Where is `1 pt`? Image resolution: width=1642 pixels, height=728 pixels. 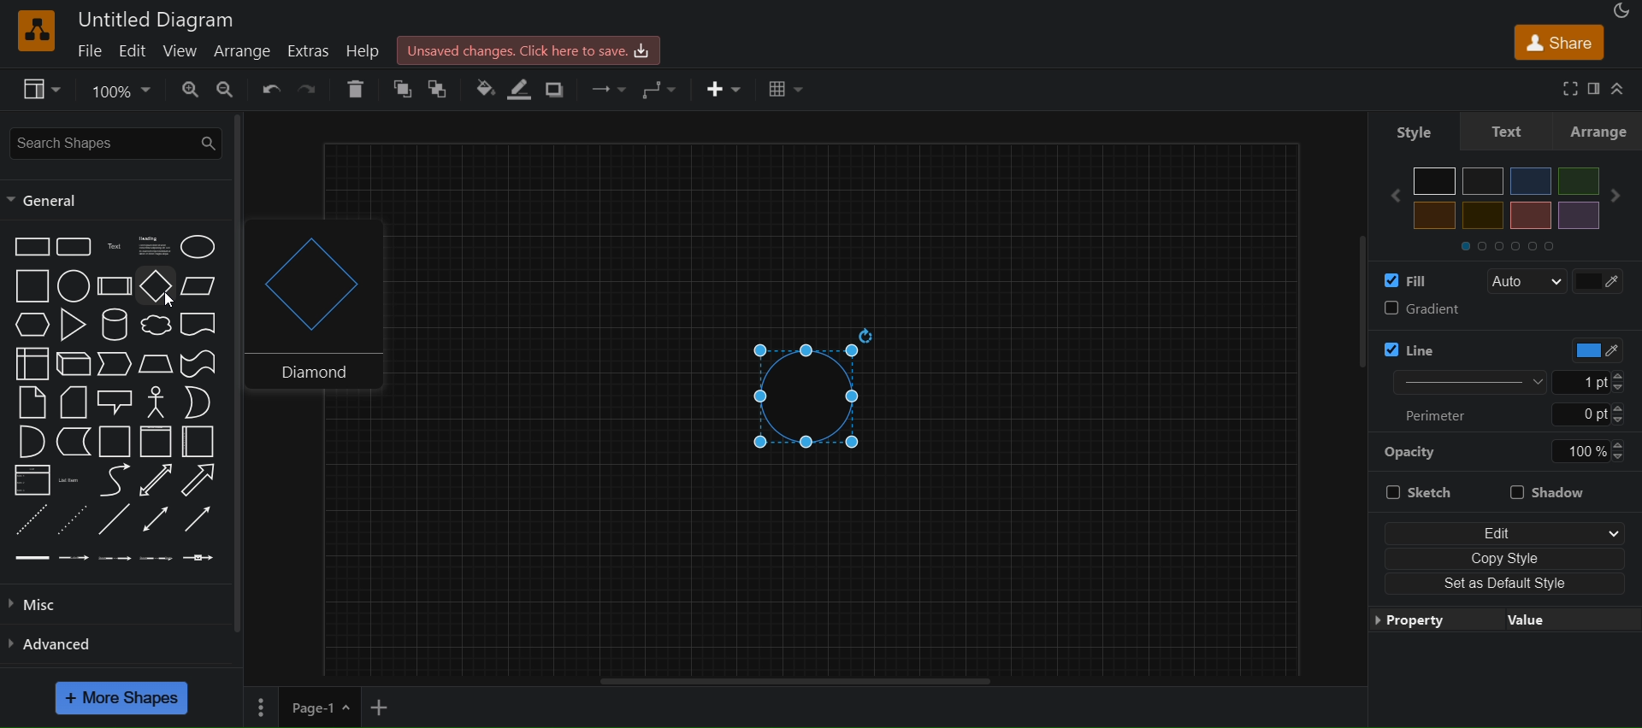 1 pt is located at coordinates (1600, 382).